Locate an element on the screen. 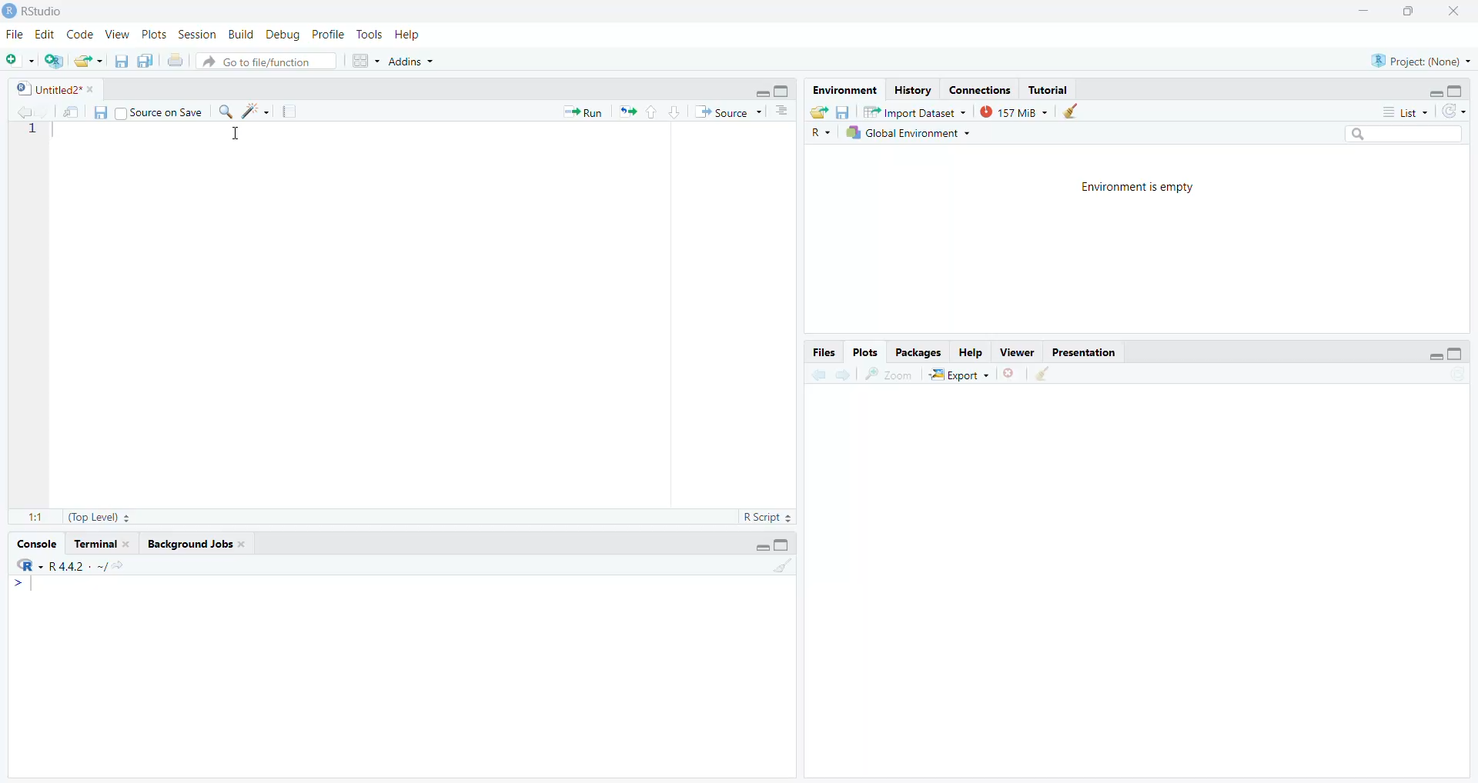 The width and height of the screenshot is (1478, 783). Tools is located at coordinates (369, 34).